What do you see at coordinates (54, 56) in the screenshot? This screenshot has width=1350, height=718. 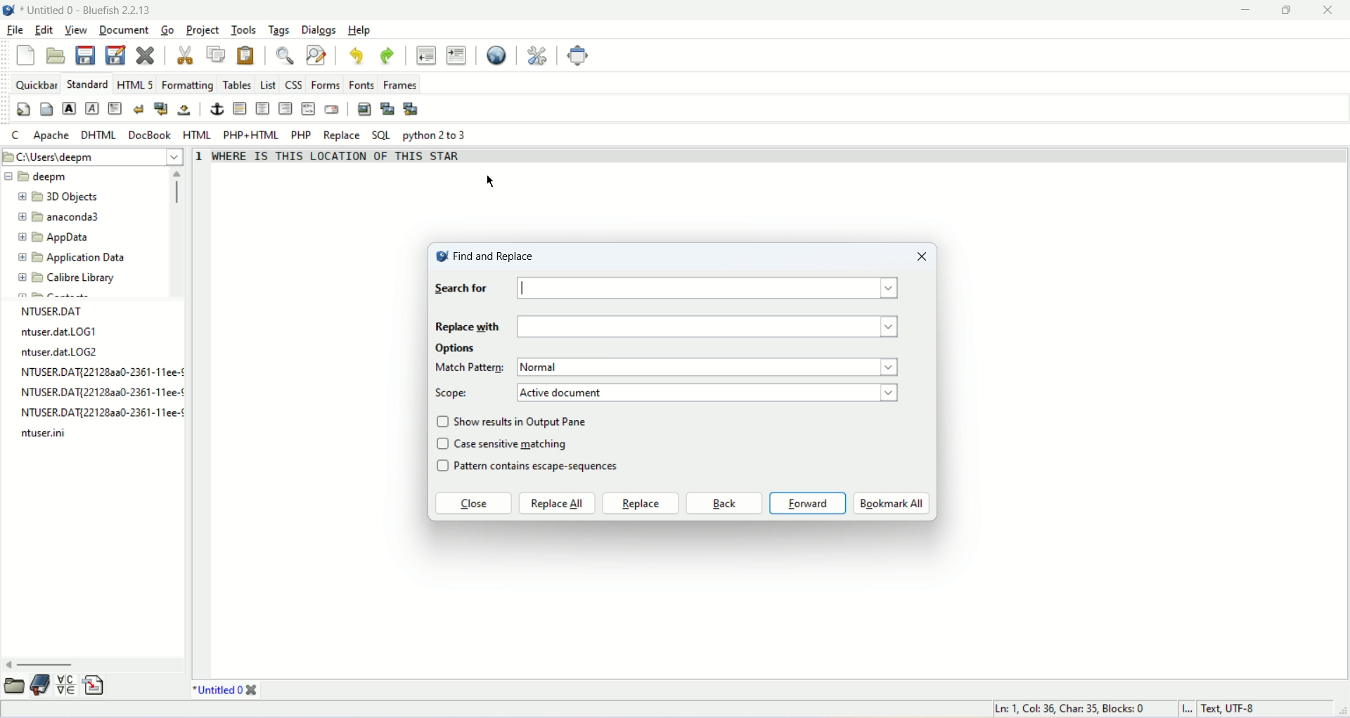 I see `open file` at bounding box center [54, 56].